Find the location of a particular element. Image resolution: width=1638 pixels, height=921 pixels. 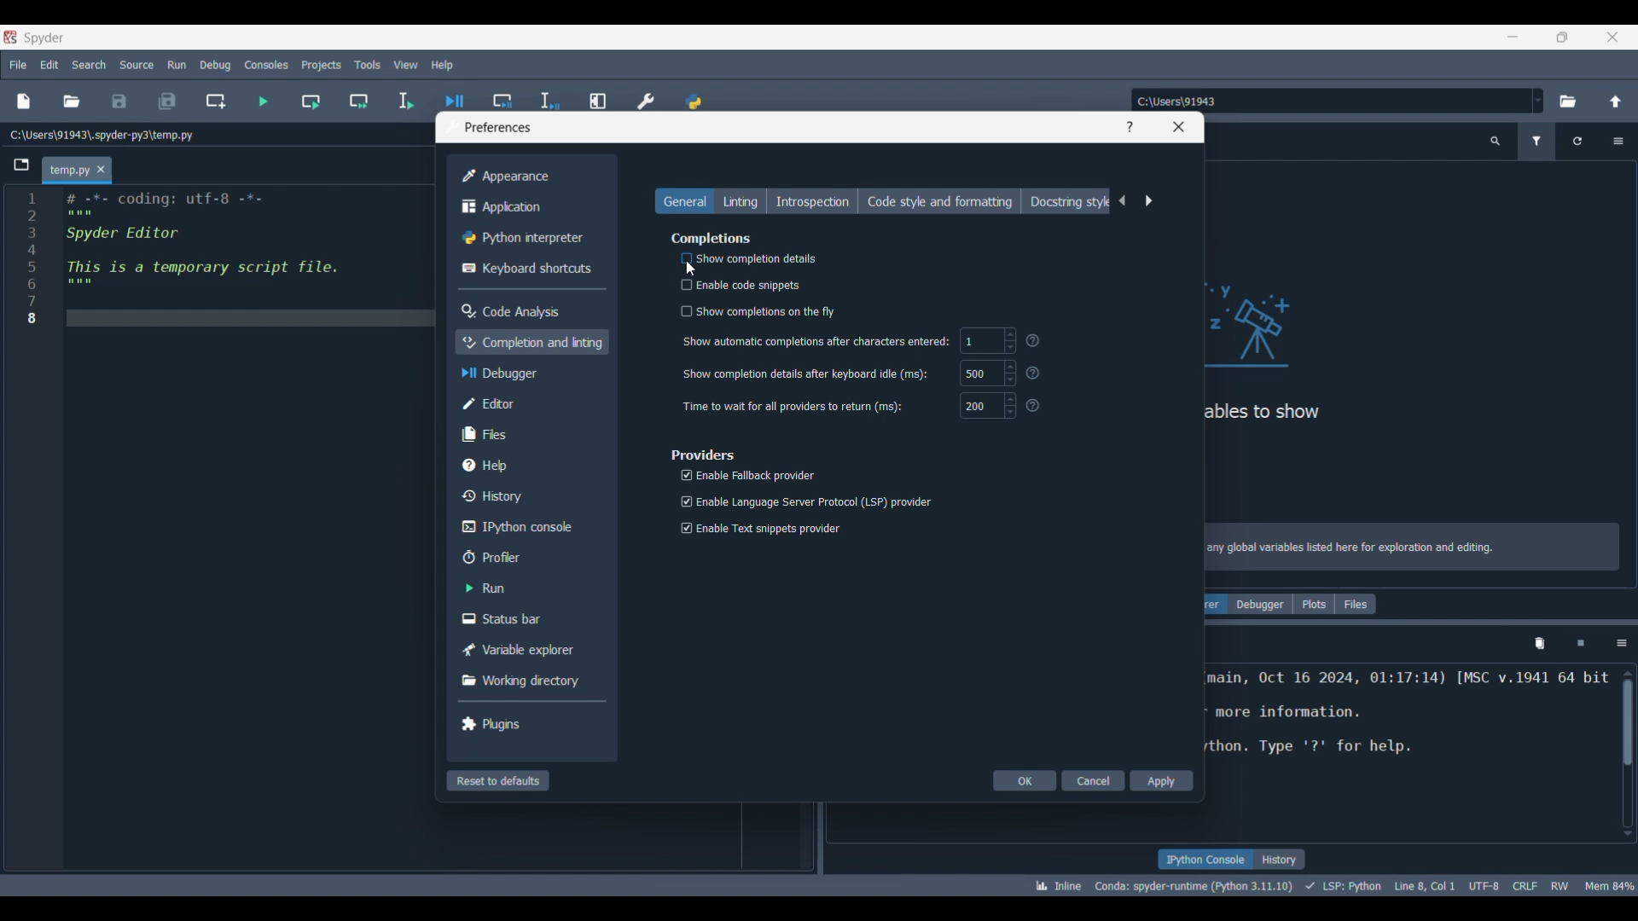

Help menu is located at coordinates (442, 65).